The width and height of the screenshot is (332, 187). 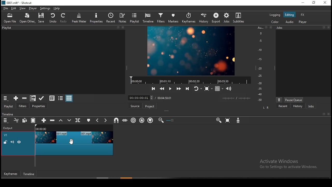 I want to click on toggle grid display on the player, so click(x=218, y=89).